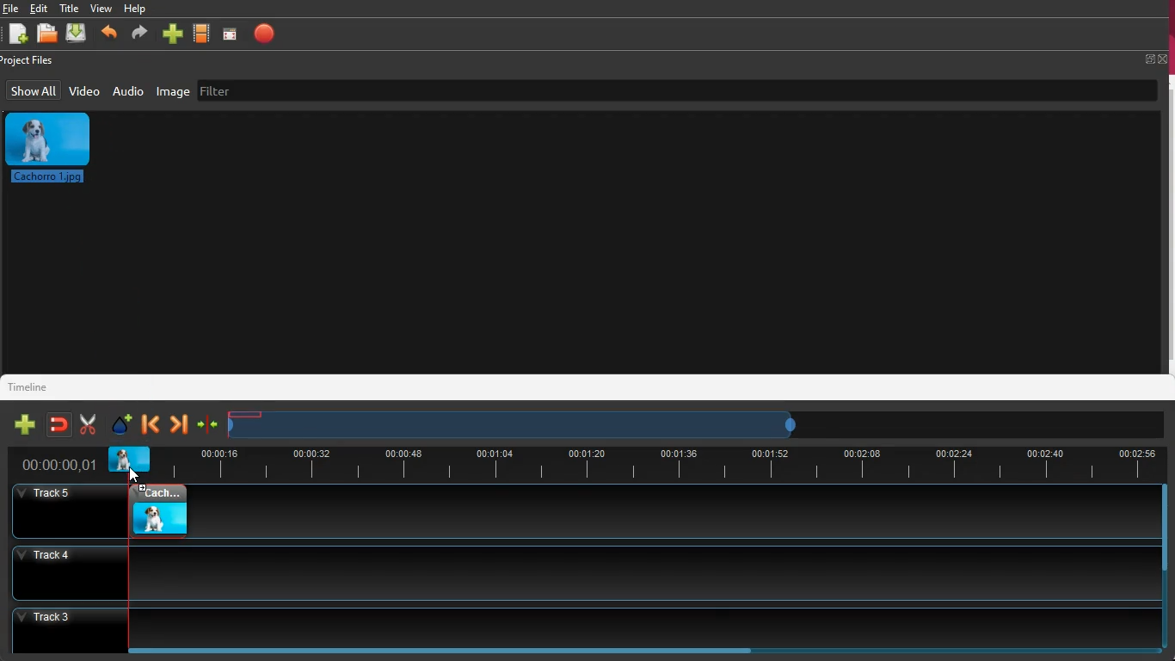  What do you see at coordinates (83, 93) in the screenshot?
I see `video` at bounding box center [83, 93].